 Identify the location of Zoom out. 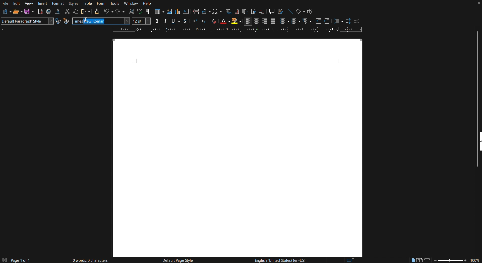
(436, 260).